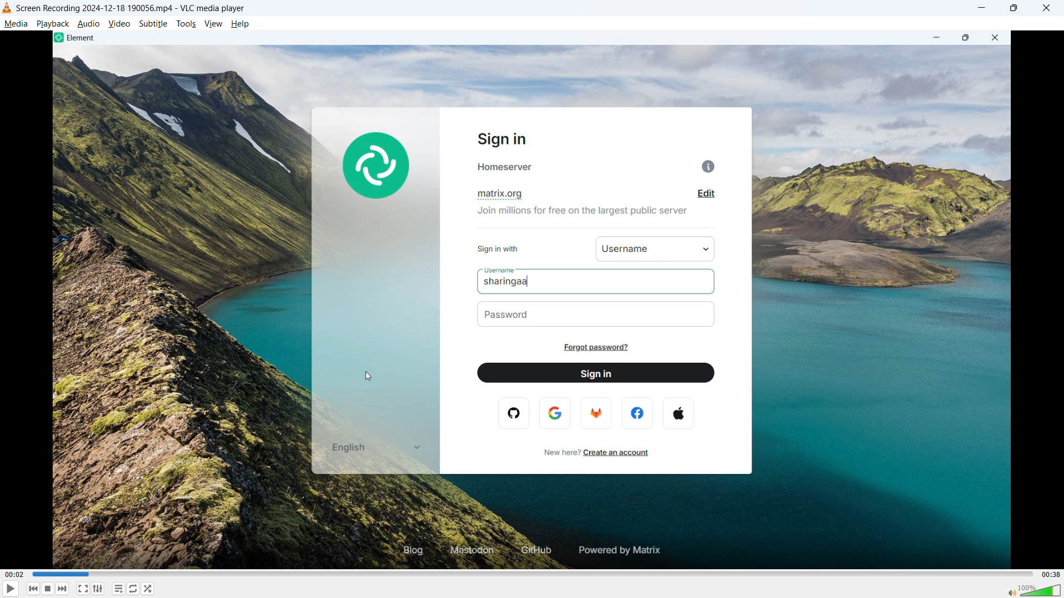 This screenshot has width=1064, height=598. Describe the element at coordinates (998, 38) in the screenshot. I see `close` at that location.